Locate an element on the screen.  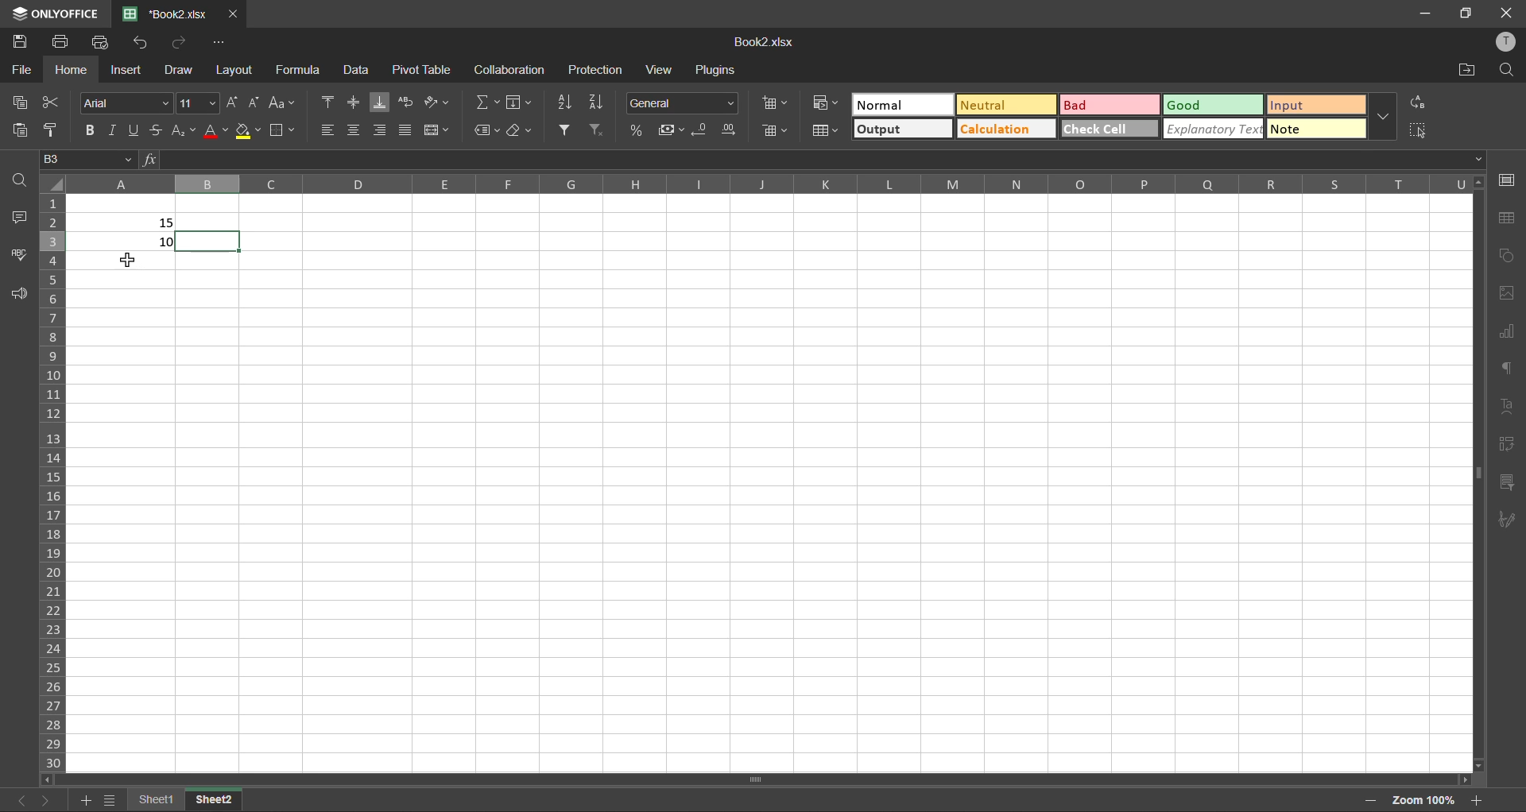
explanatory text is located at coordinates (1213, 128).